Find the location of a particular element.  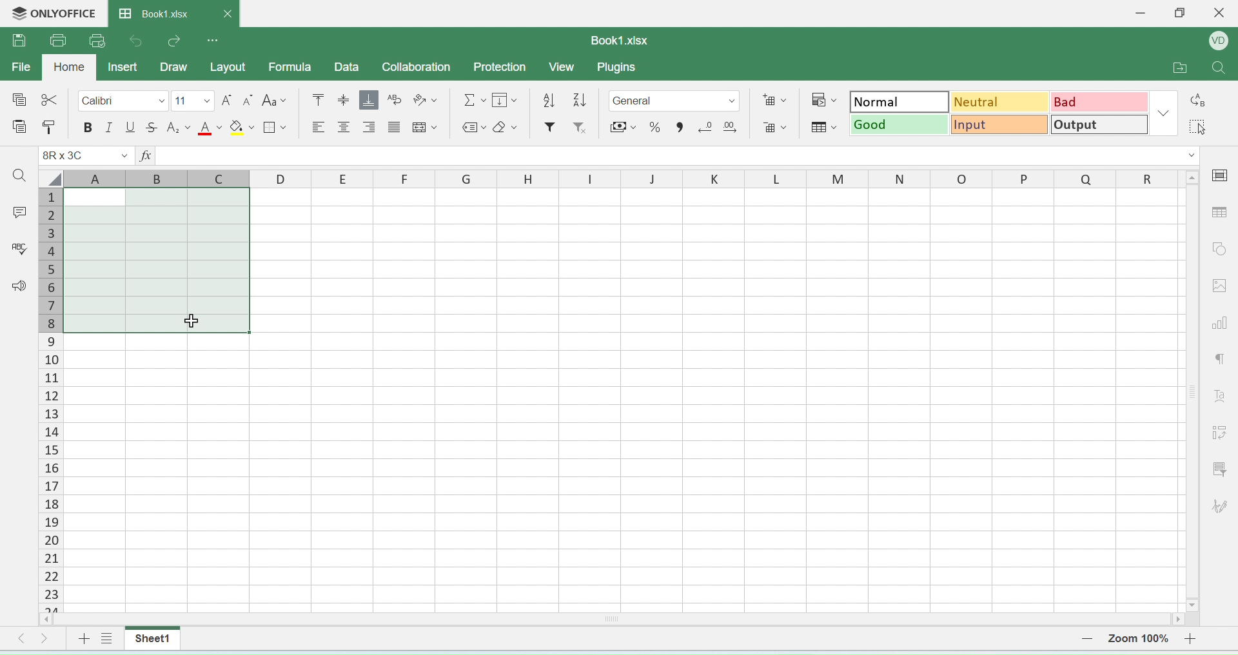

formula bar is located at coordinates (669, 155).